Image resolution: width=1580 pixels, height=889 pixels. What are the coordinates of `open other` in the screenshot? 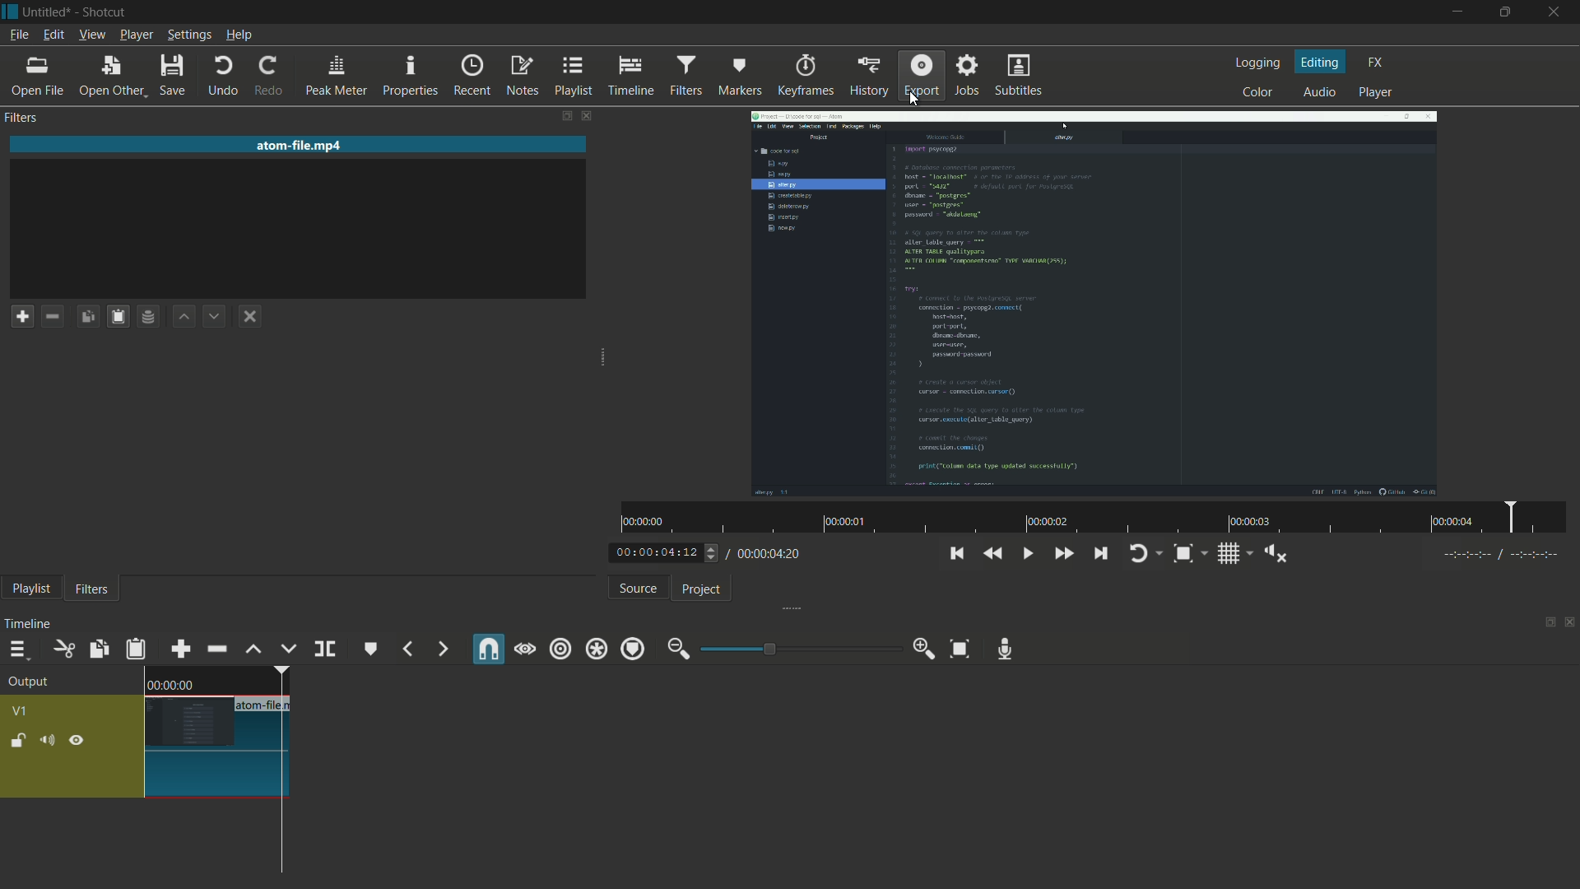 It's located at (112, 75).